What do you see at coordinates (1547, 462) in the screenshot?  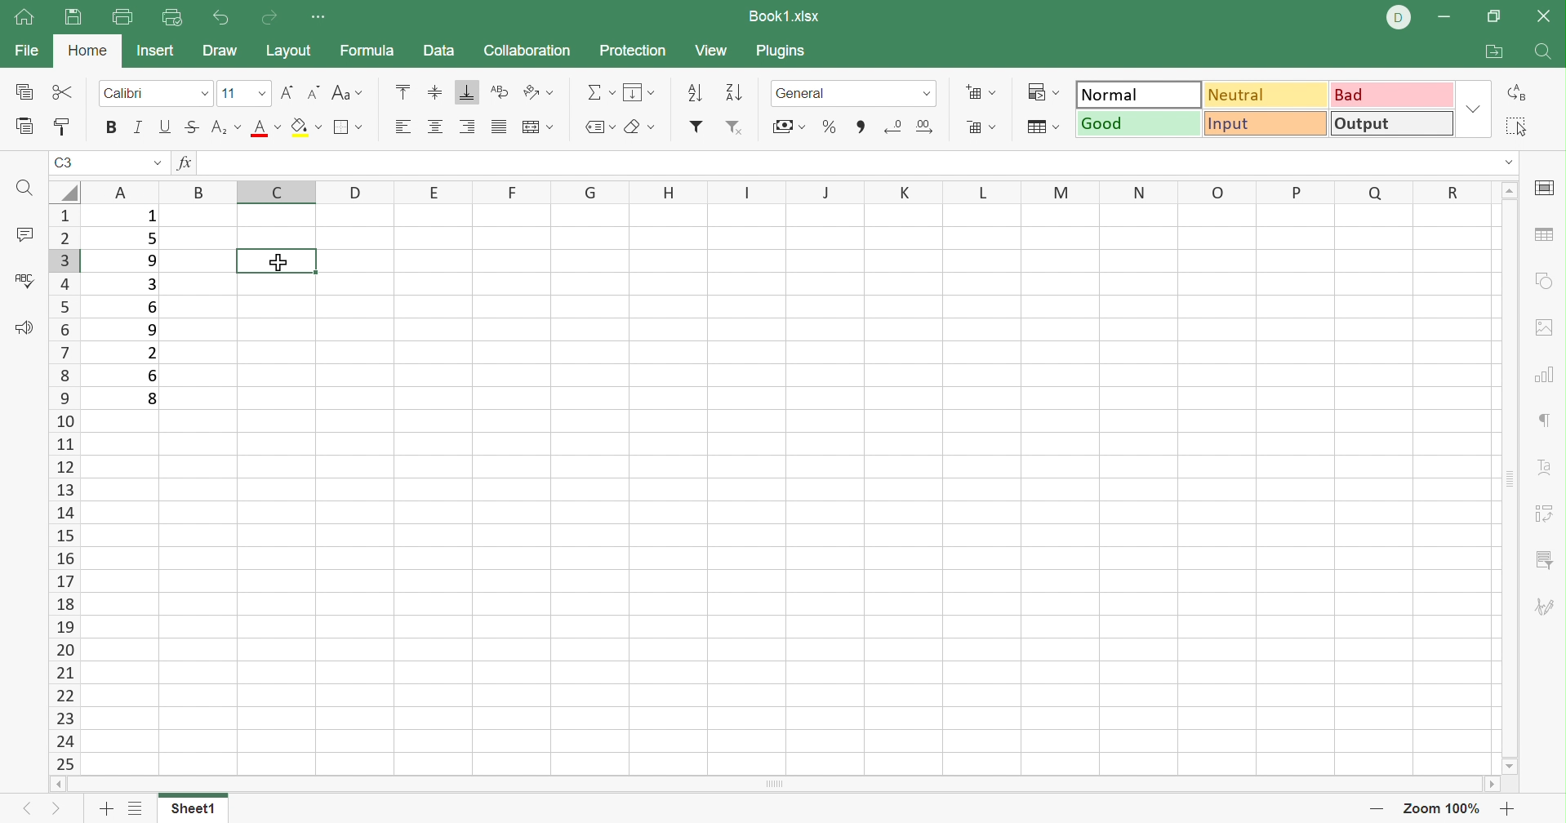 I see `Text Art settings` at bounding box center [1547, 462].